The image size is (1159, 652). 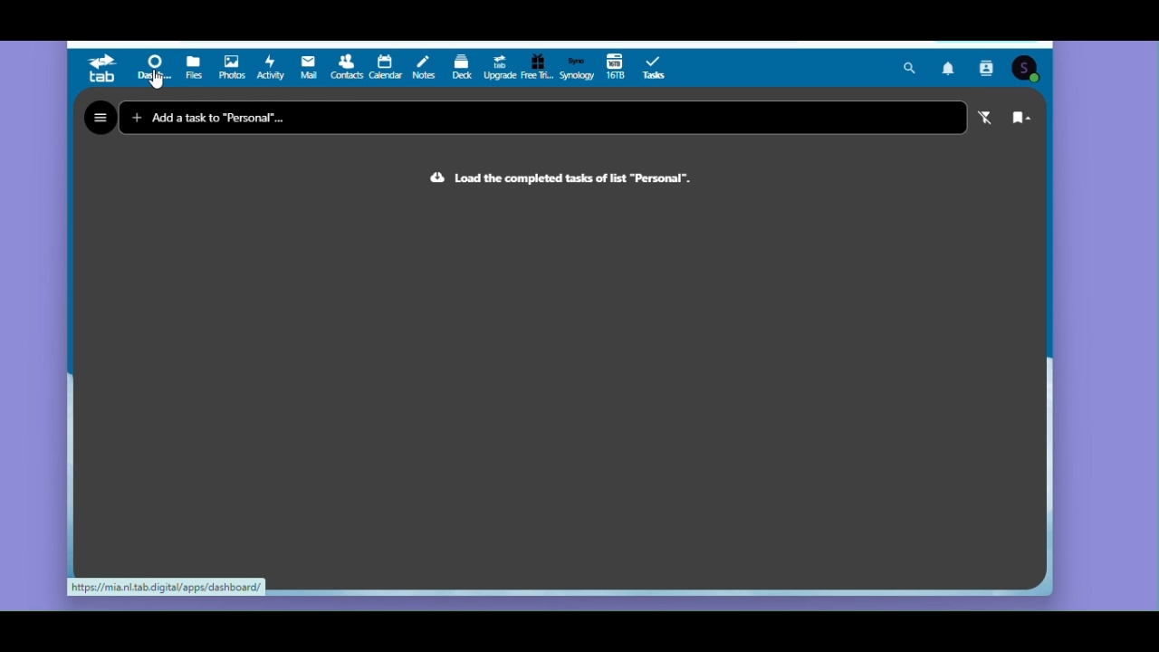 What do you see at coordinates (577, 67) in the screenshot?
I see `Synology` at bounding box center [577, 67].